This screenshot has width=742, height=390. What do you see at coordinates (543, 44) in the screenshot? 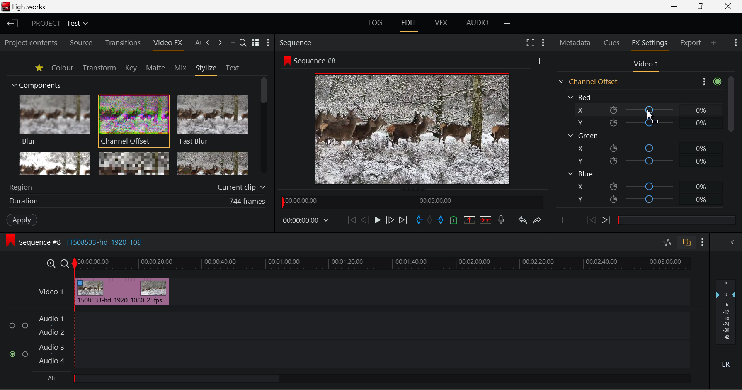
I see `Show Settings` at bounding box center [543, 44].